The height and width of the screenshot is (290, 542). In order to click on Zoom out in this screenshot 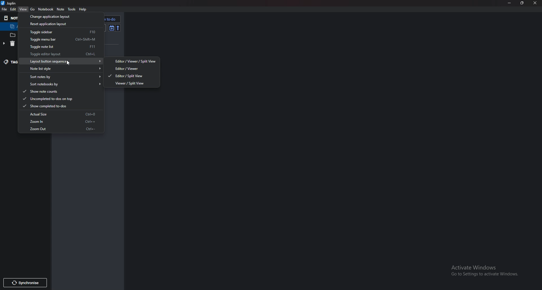, I will do `click(62, 129)`.